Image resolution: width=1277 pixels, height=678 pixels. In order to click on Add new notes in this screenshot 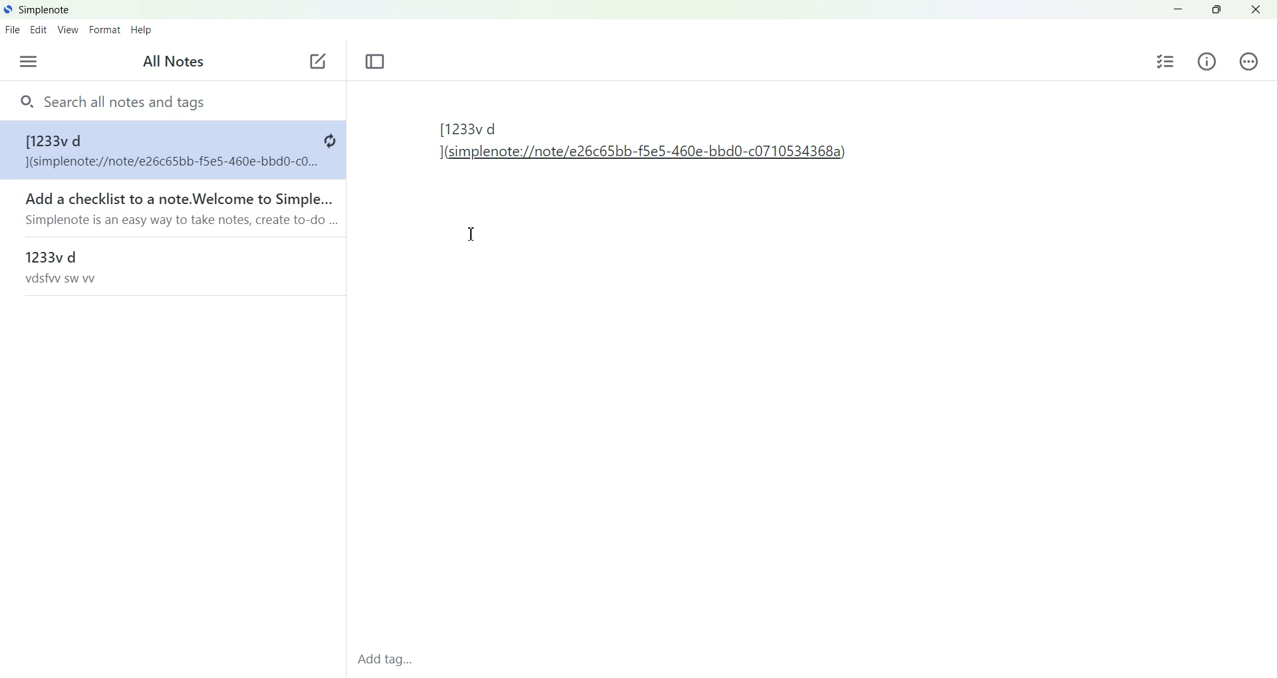, I will do `click(317, 62)`.